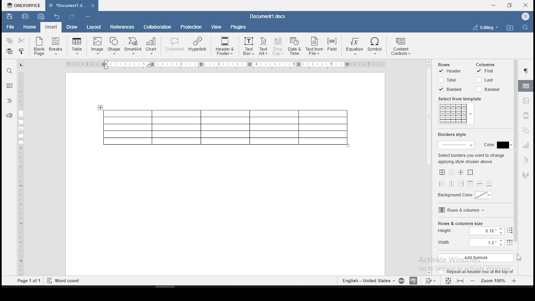  What do you see at coordinates (525, 17) in the screenshot?
I see `ICON` at bounding box center [525, 17].